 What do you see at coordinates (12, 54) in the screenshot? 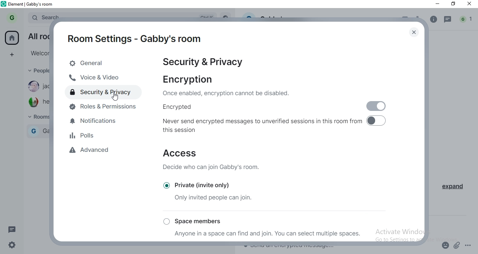
I see `add spaces` at bounding box center [12, 54].